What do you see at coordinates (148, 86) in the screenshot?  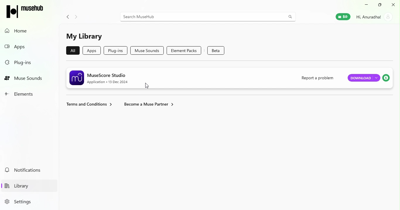 I see `cursor` at bounding box center [148, 86].